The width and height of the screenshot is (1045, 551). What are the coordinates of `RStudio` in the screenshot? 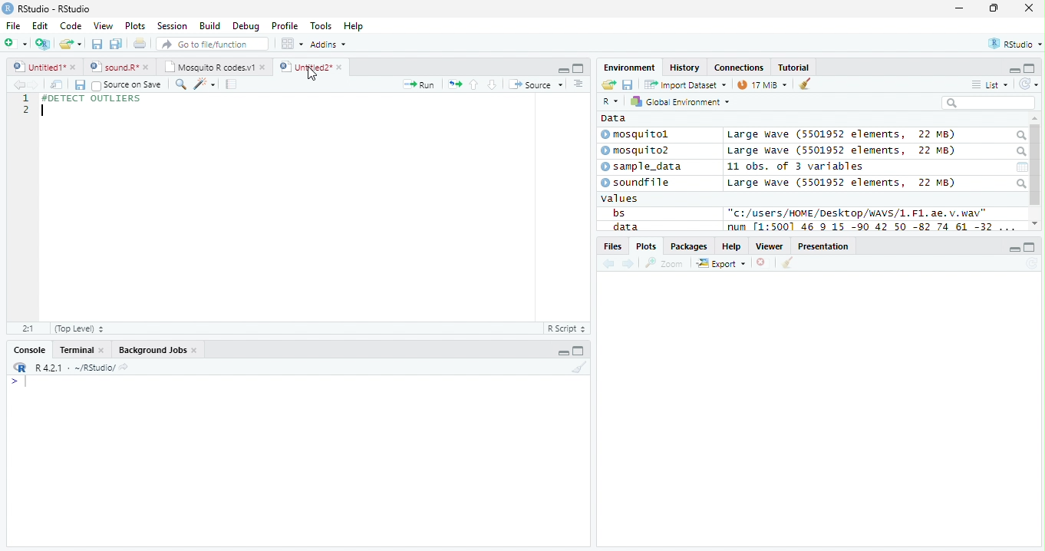 It's located at (1014, 43).